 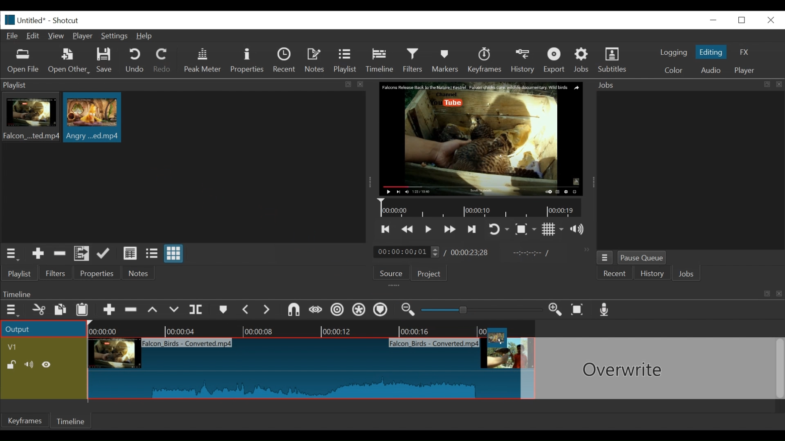 What do you see at coordinates (642, 259) in the screenshot?
I see `Pause Queue` at bounding box center [642, 259].